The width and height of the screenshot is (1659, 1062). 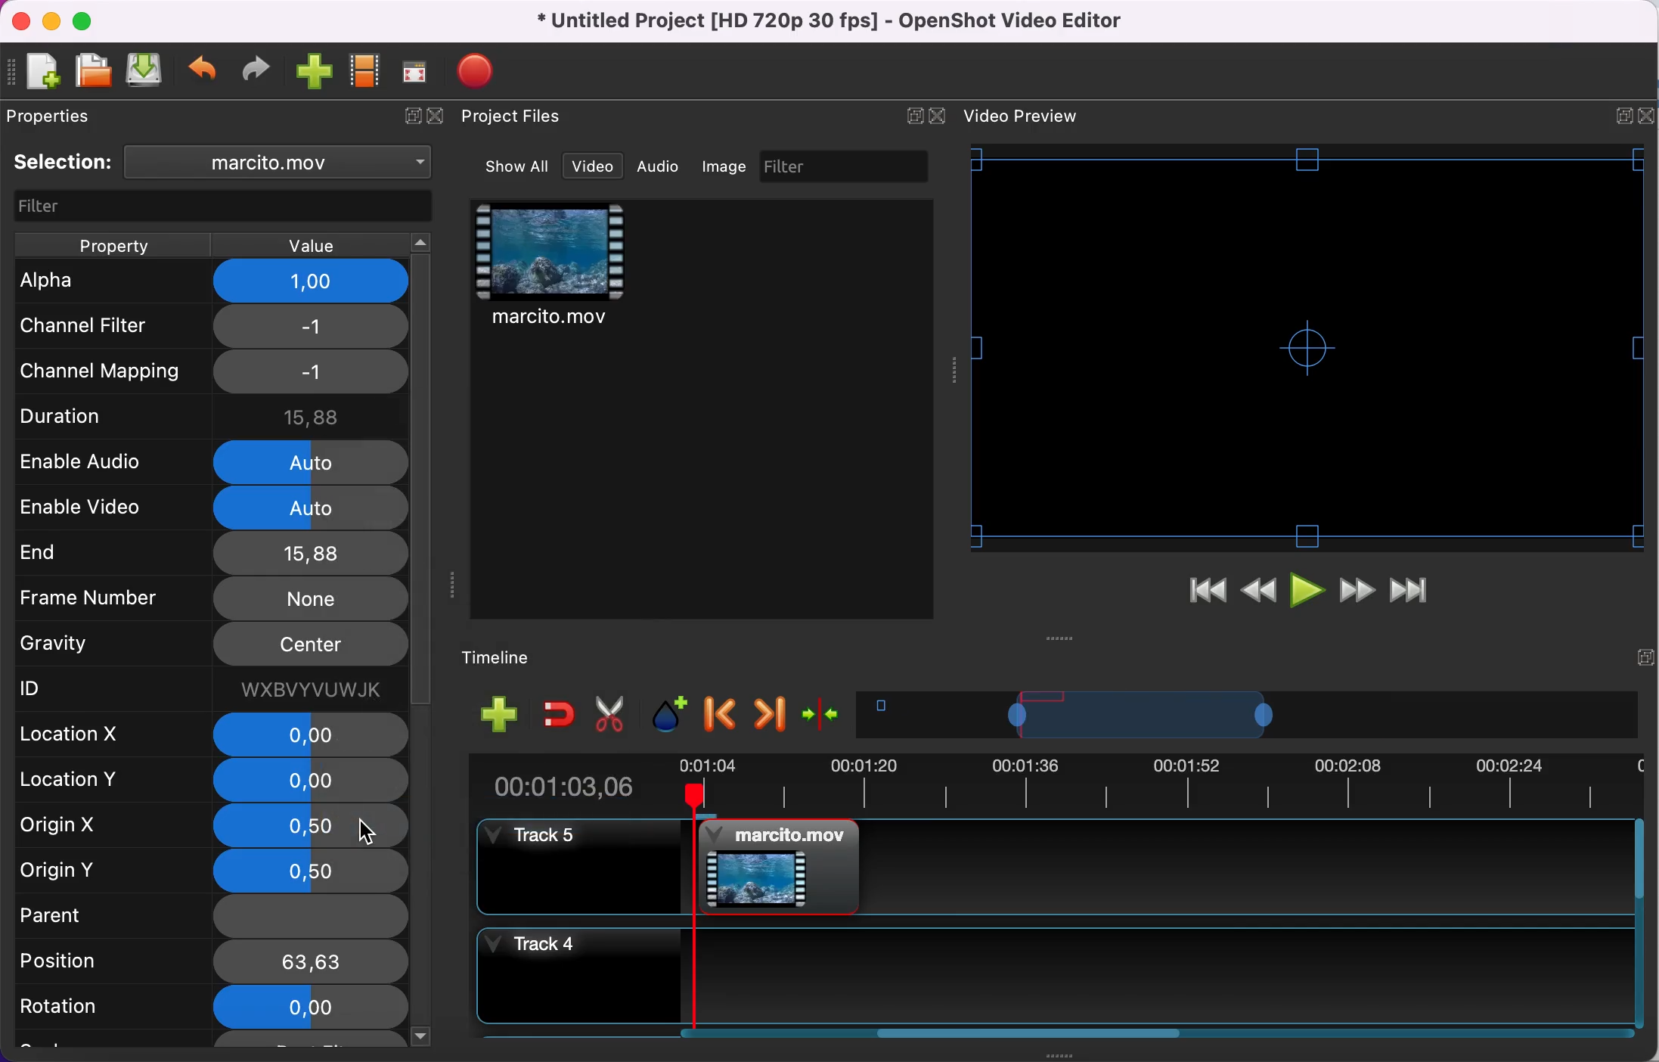 I want to click on track 4, so click(x=1051, y=976).